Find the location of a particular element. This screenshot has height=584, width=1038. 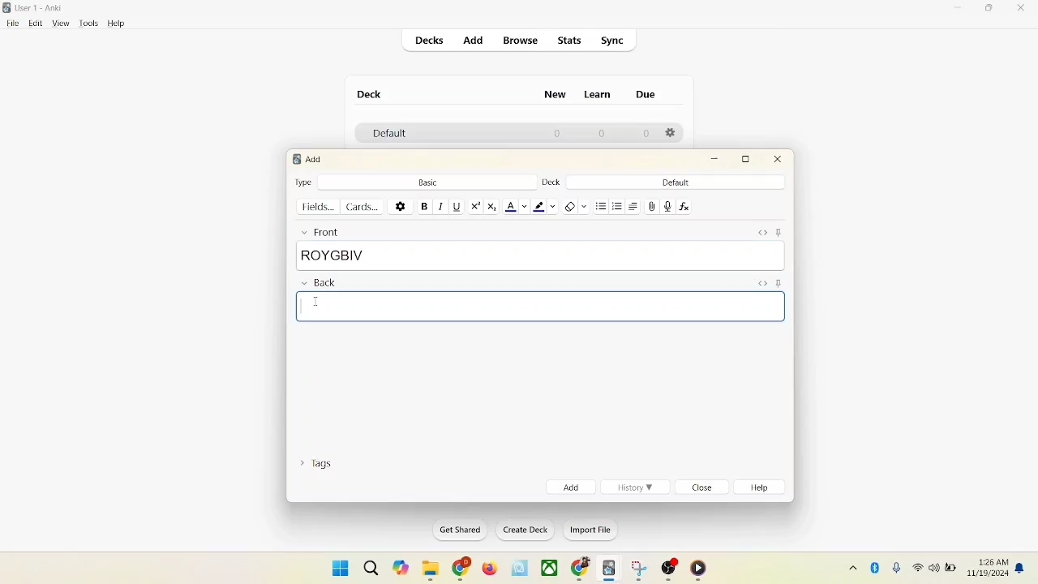

new is located at coordinates (555, 97).